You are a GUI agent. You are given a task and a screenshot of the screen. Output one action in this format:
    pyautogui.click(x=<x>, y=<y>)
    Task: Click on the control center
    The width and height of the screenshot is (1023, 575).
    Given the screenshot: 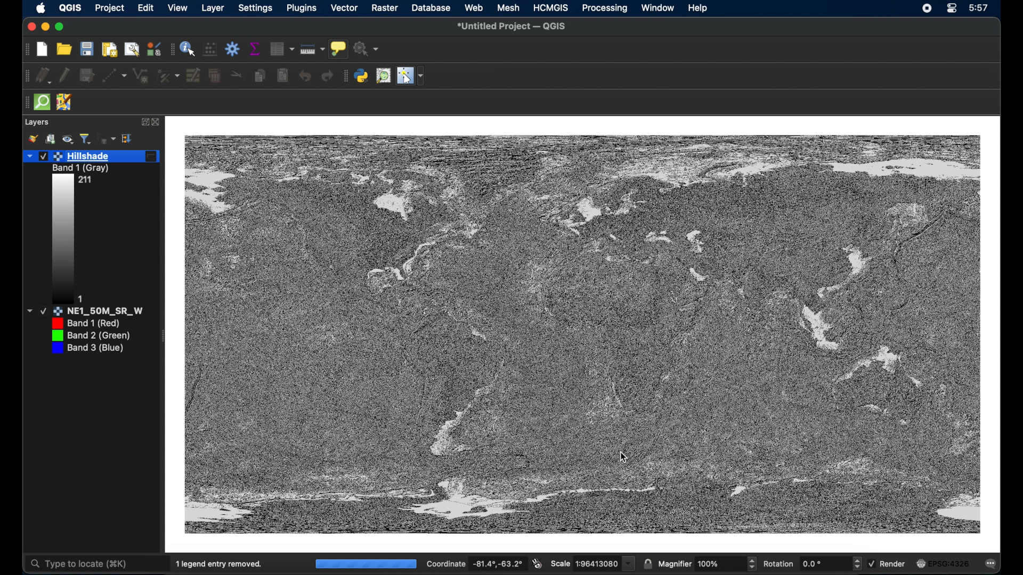 What is the action you would take?
    pyautogui.click(x=953, y=9)
    